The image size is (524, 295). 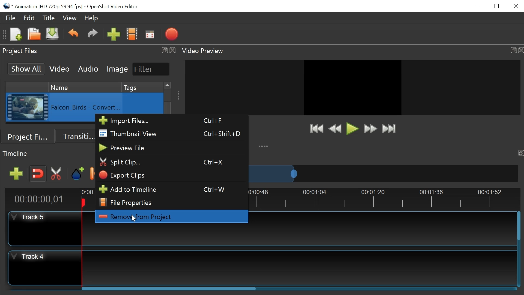 What do you see at coordinates (299, 268) in the screenshot?
I see `Track Panel` at bounding box center [299, 268].